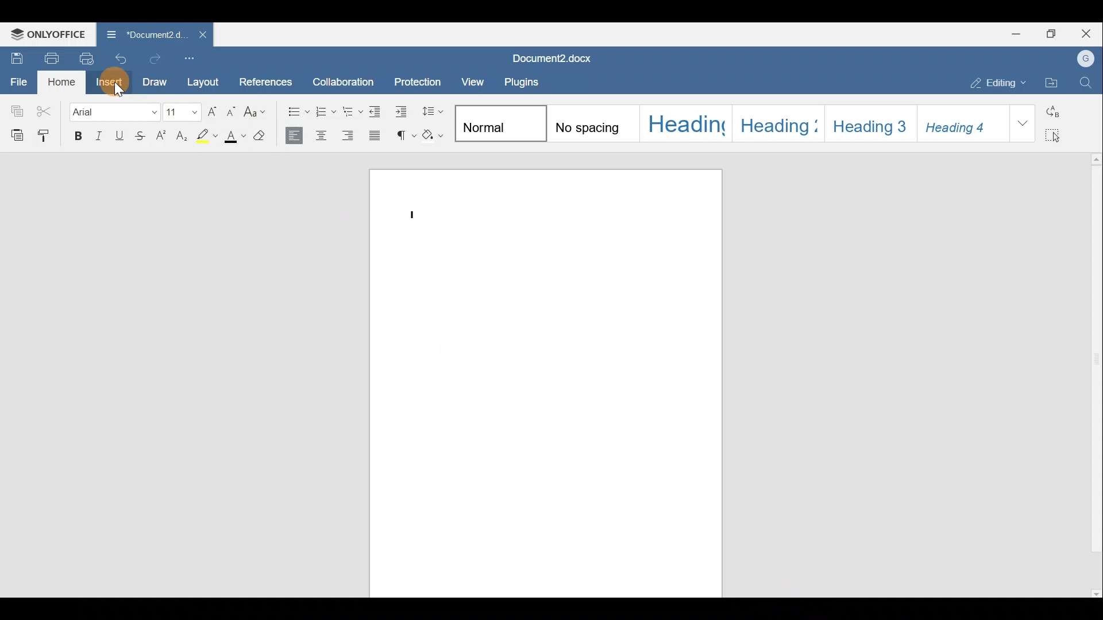 The image size is (1103, 620). I want to click on Align left, so click(294, 135).